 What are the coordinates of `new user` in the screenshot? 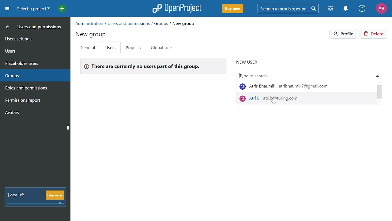 It's located at (247, 61).